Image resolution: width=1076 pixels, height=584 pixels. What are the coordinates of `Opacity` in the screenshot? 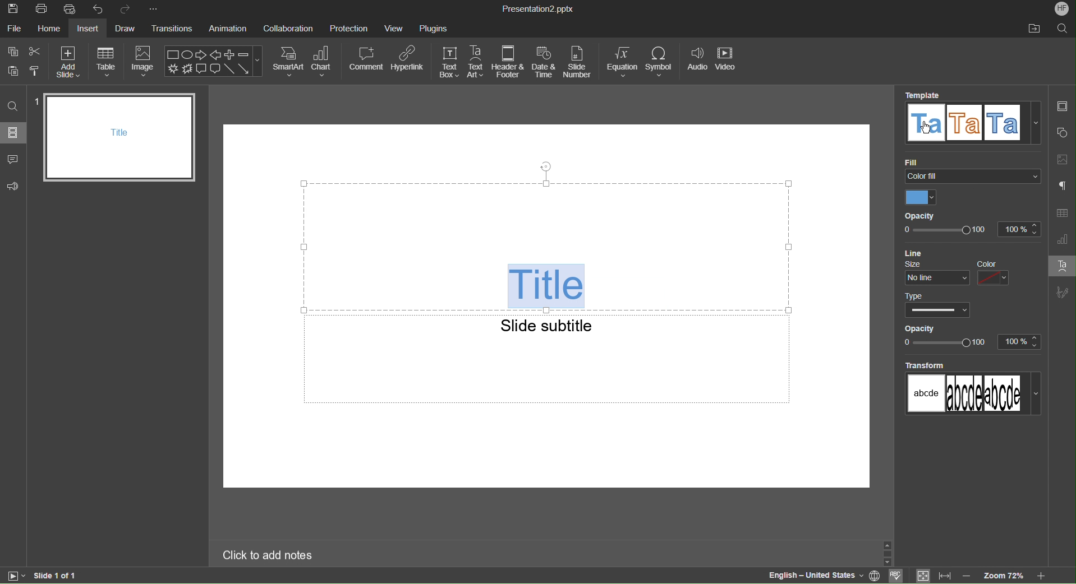 It's located at (969, 226).